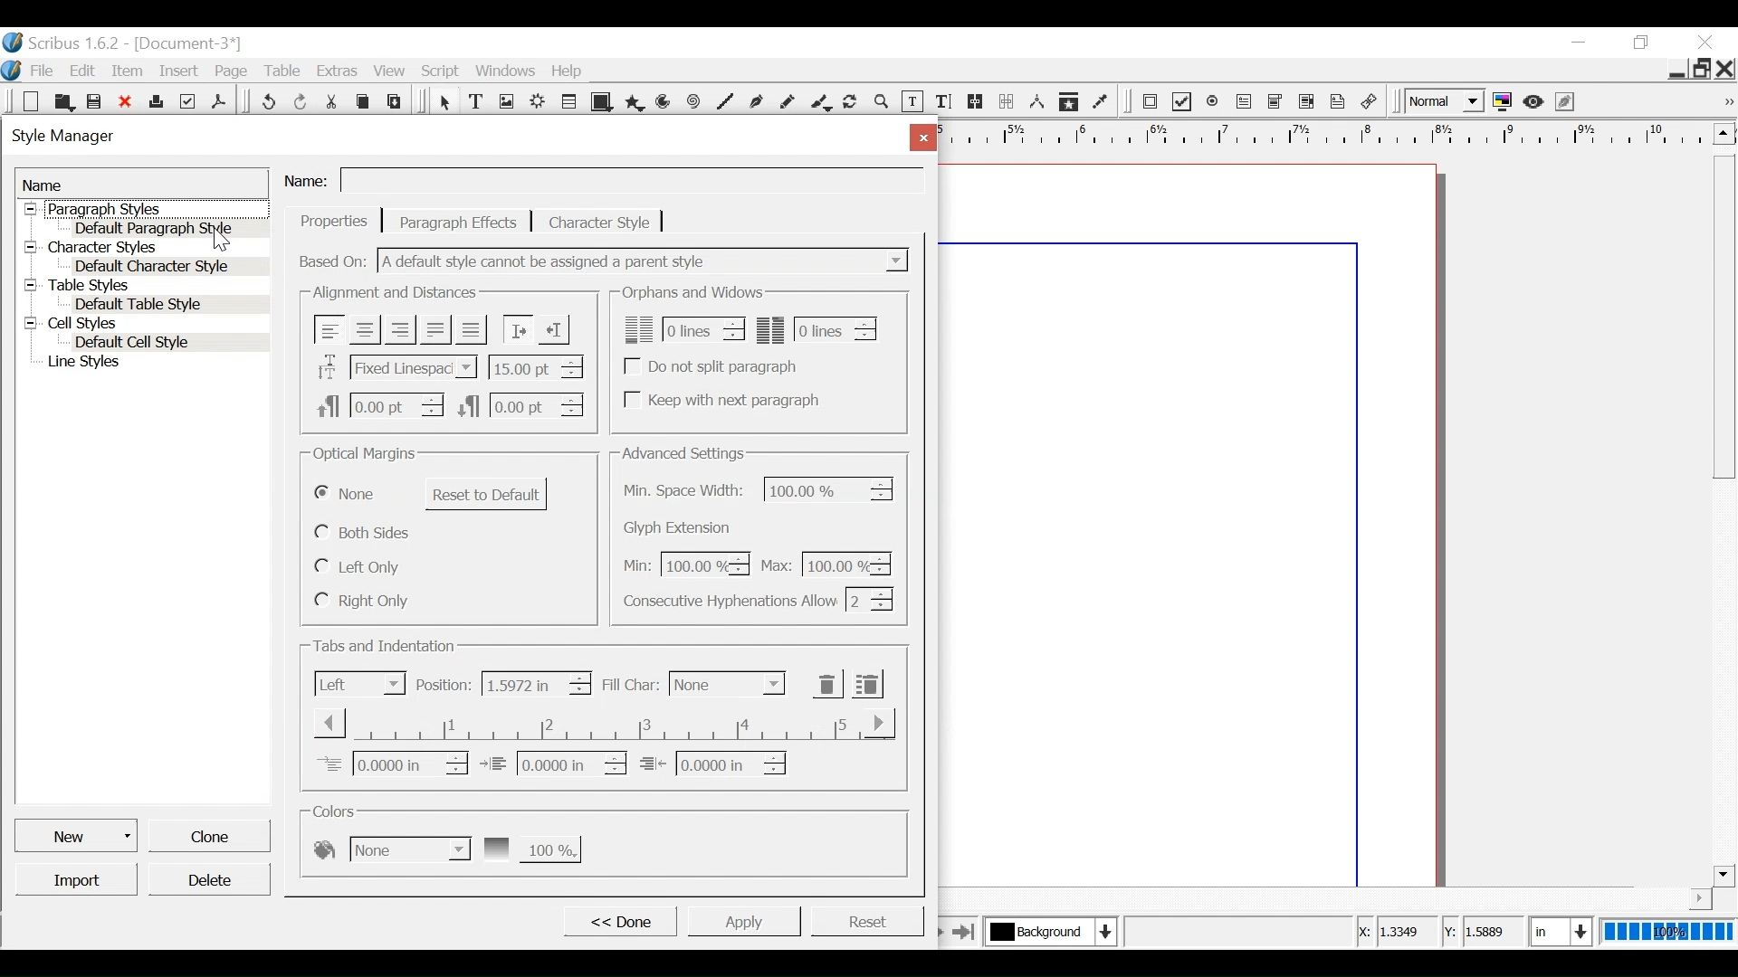 Image resolution: width=1738 pixels, height=977 pixels. I want to click on undo, so click(268, 100).